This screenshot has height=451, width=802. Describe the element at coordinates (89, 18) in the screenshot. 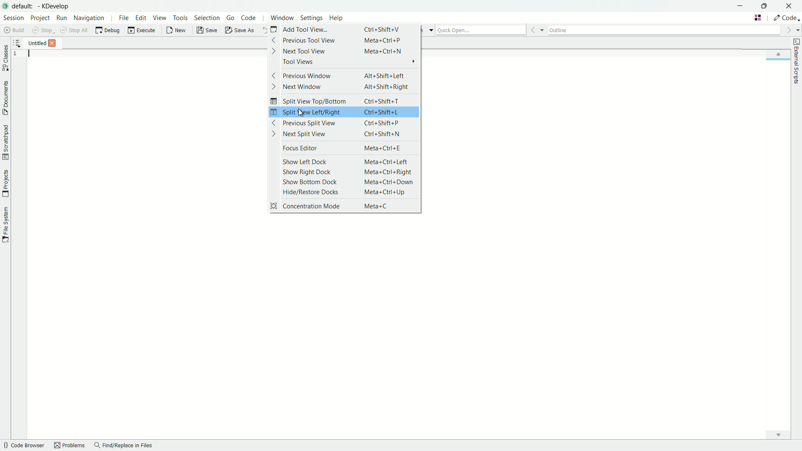

I see `navigation menu` at that location.